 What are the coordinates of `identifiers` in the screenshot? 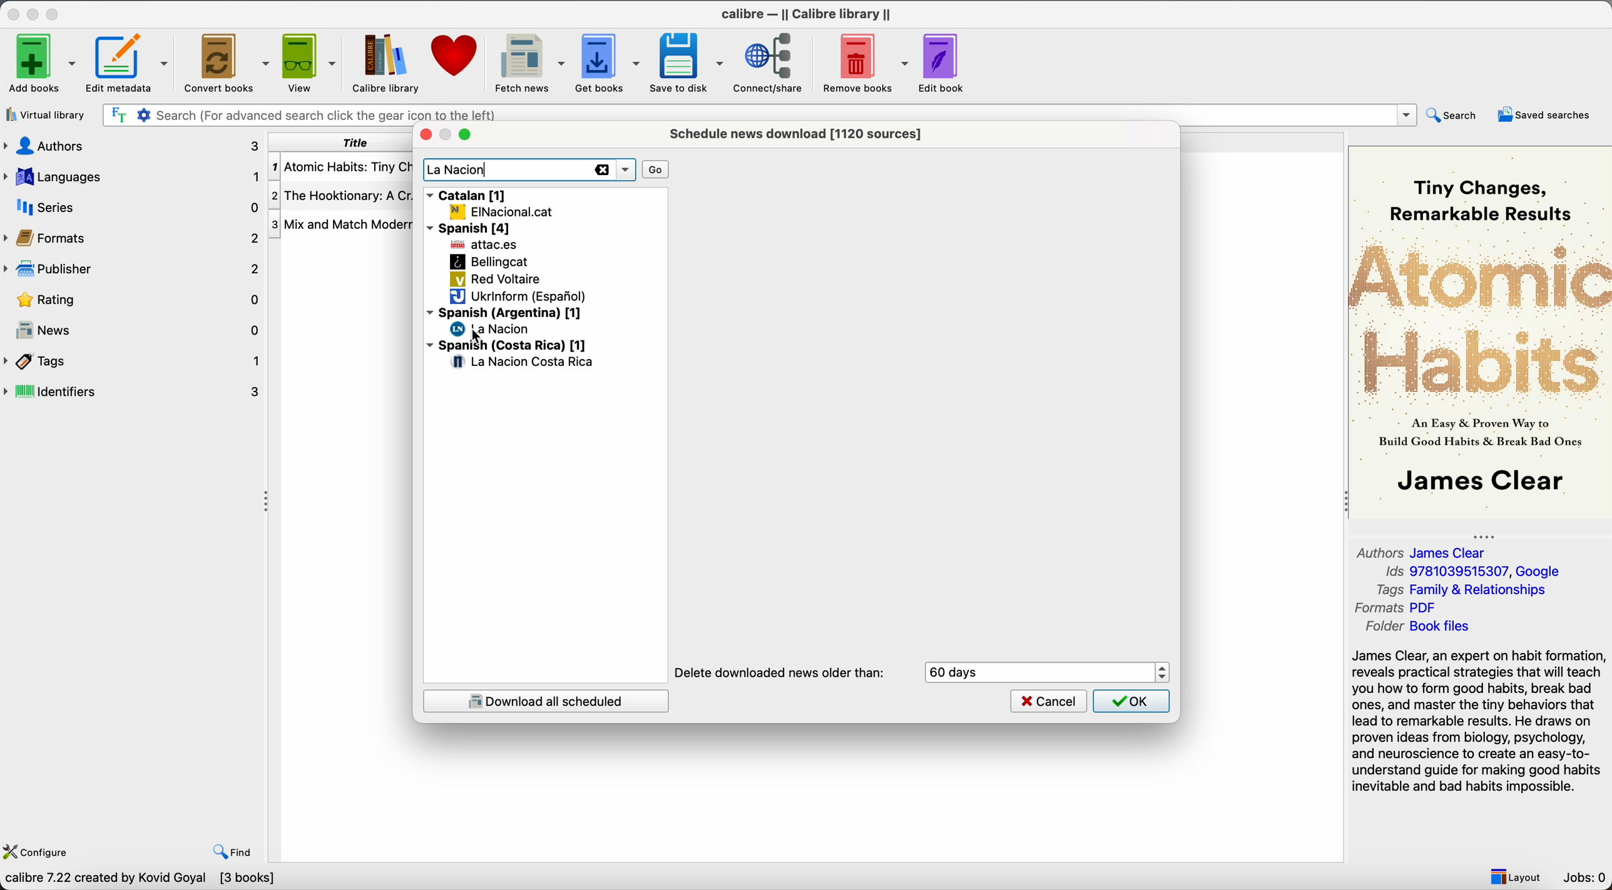 It's located at (134, 392).